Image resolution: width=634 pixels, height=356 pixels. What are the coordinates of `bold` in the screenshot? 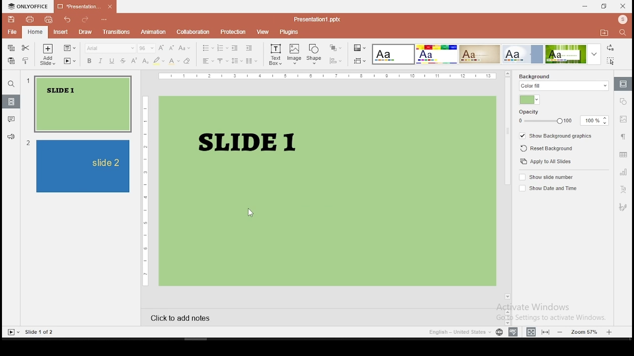 It's located at (90, 61).